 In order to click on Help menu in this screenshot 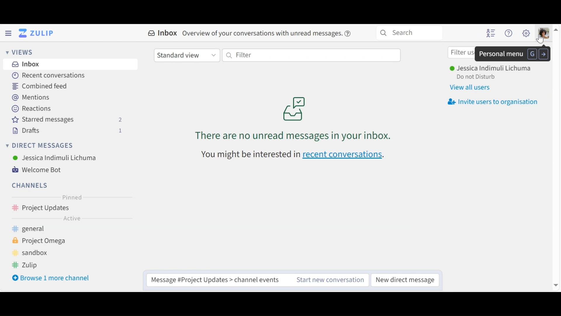, I will do `click(509, 34)`.